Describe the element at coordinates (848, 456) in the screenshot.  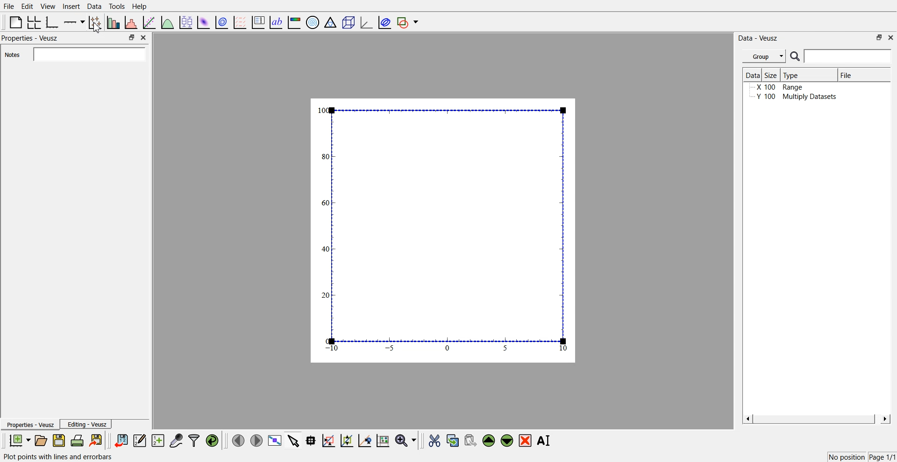
I see `No position` at that location.